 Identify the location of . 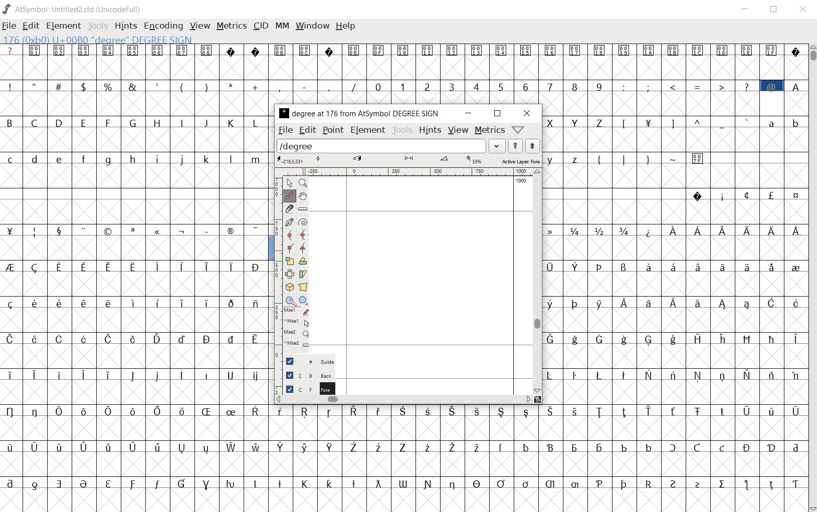
(135, 302).